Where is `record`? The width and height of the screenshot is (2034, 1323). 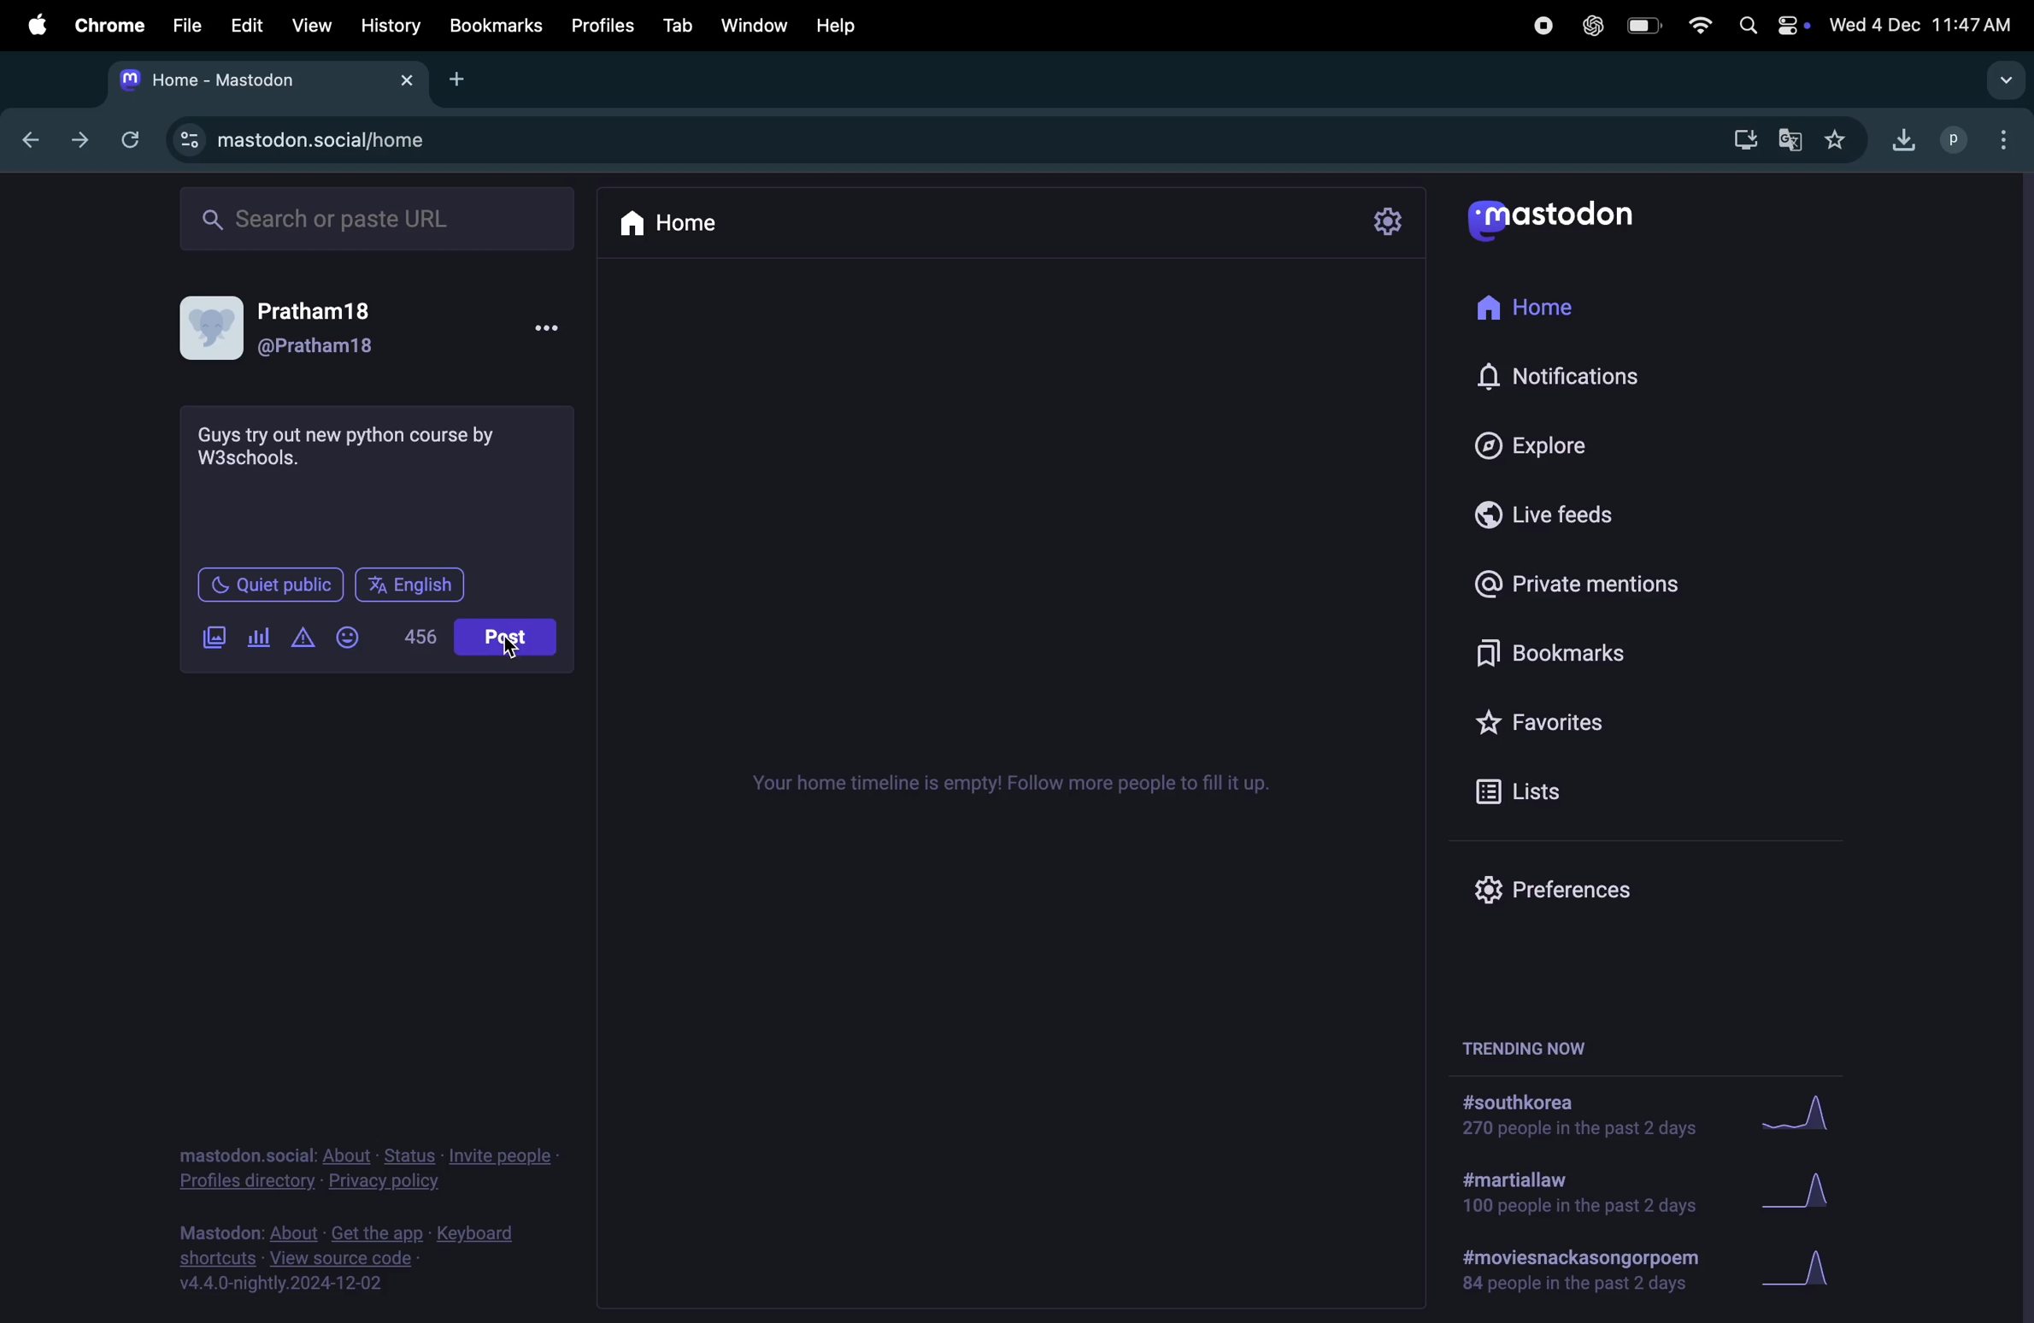
record is located at coordinates (1540, 26).